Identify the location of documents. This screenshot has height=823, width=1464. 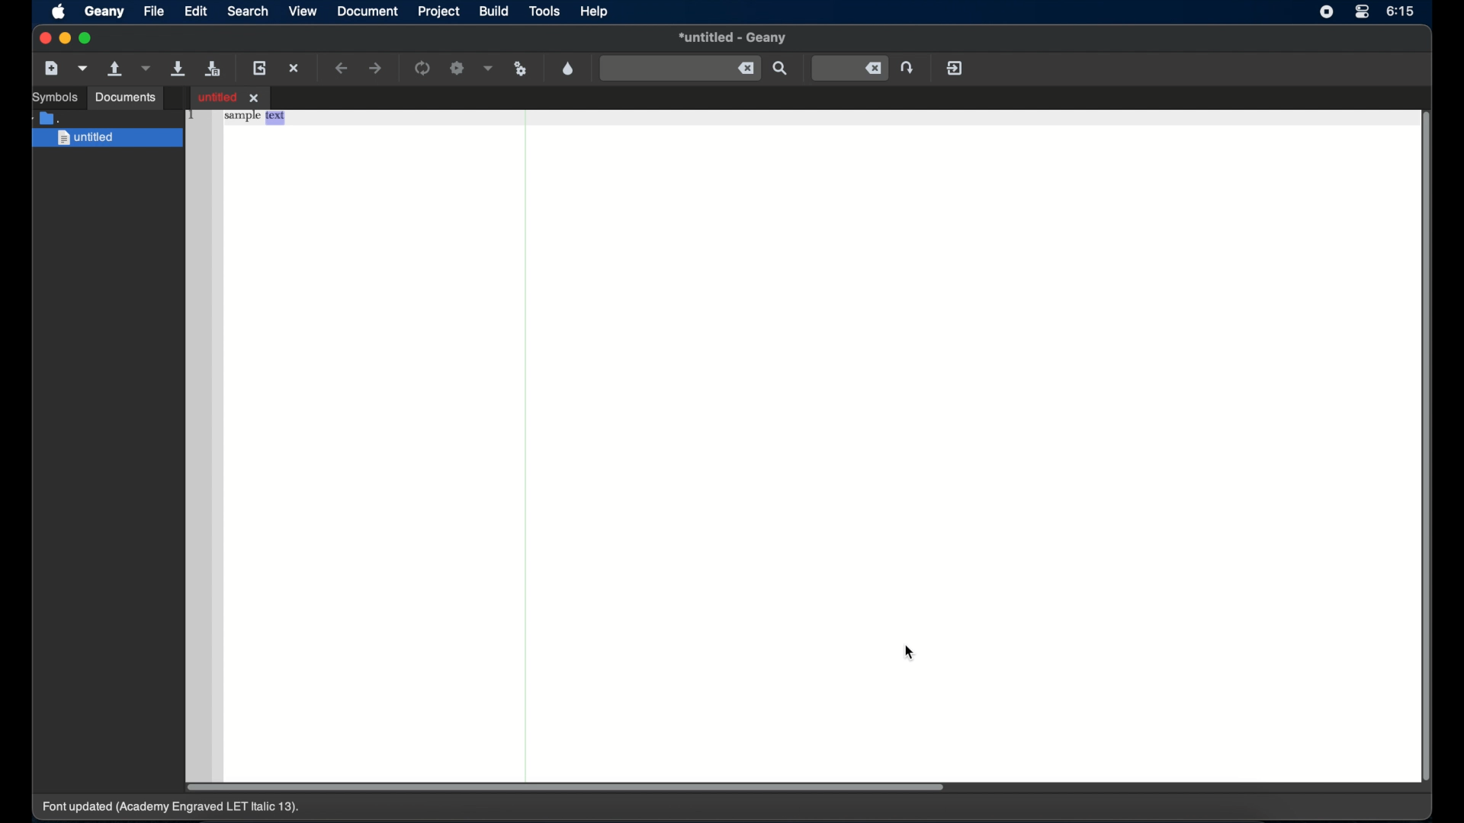
(49, 117).